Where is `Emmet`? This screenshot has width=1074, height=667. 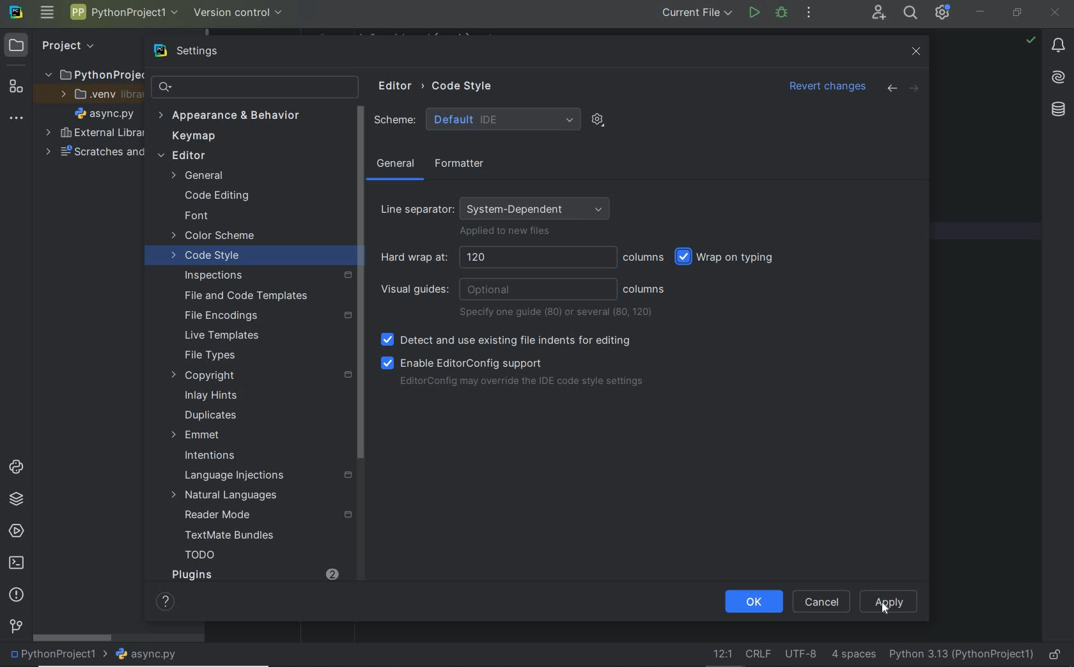 Emmet is located at coordinates (196, 435).